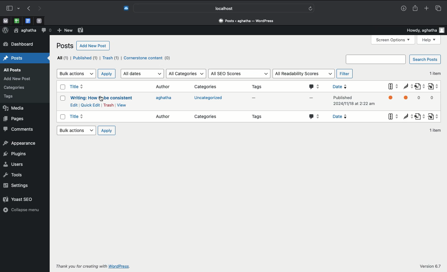  Describe the element at coordinates (354, 102) in the screenshot. I see `Date published` at that location.